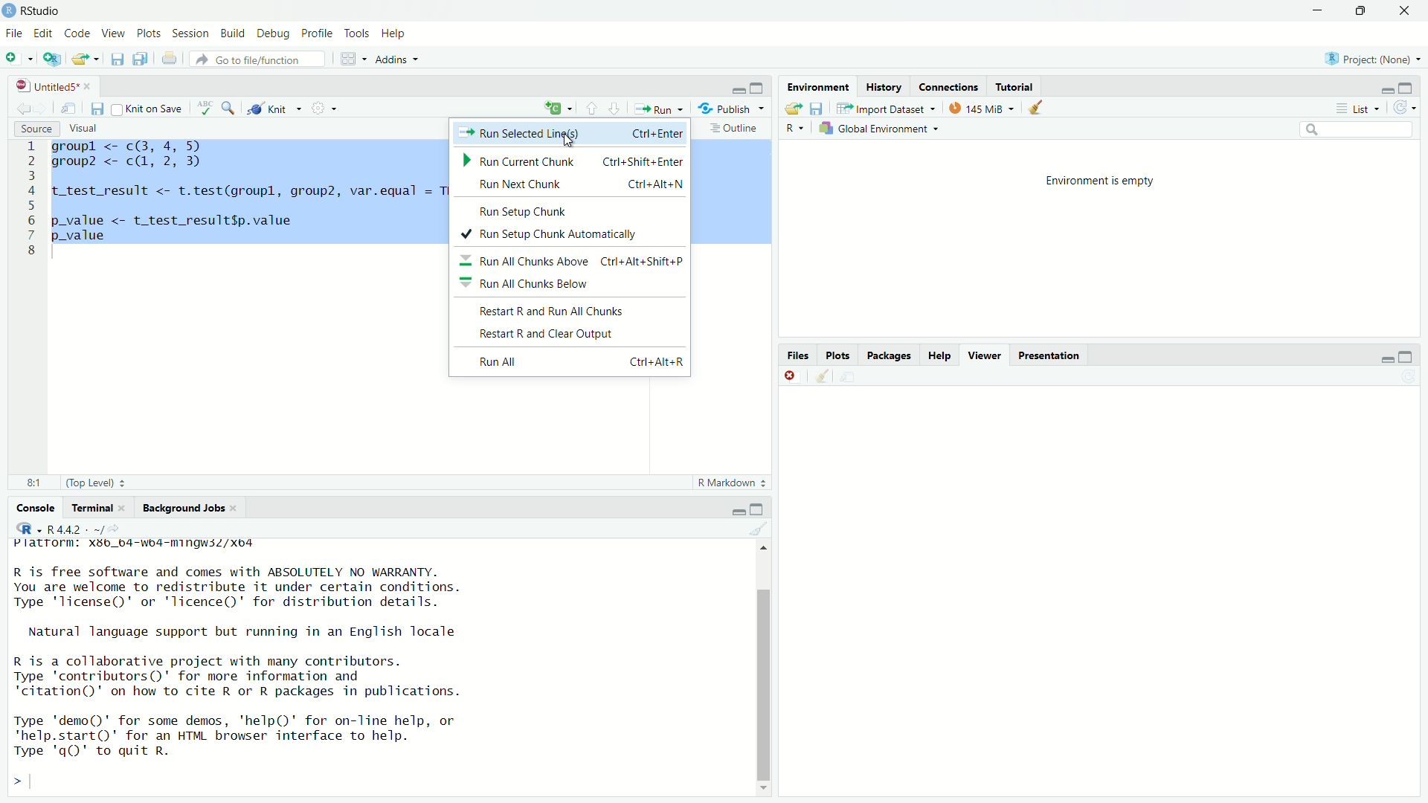 The width and height of the screenshot is (1428, 803). I want to click on re-run previous code, so click(557, 109).